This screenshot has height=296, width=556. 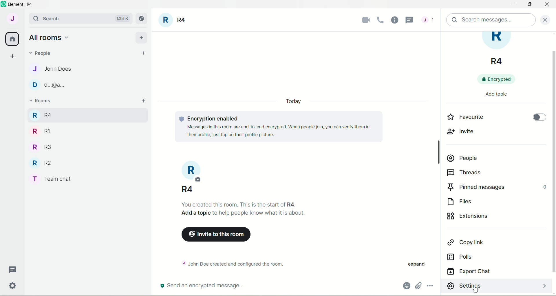 What do you see at coordinates (496, 286) in the screenshot?
I see `settings` at bounding box center [496, 286].